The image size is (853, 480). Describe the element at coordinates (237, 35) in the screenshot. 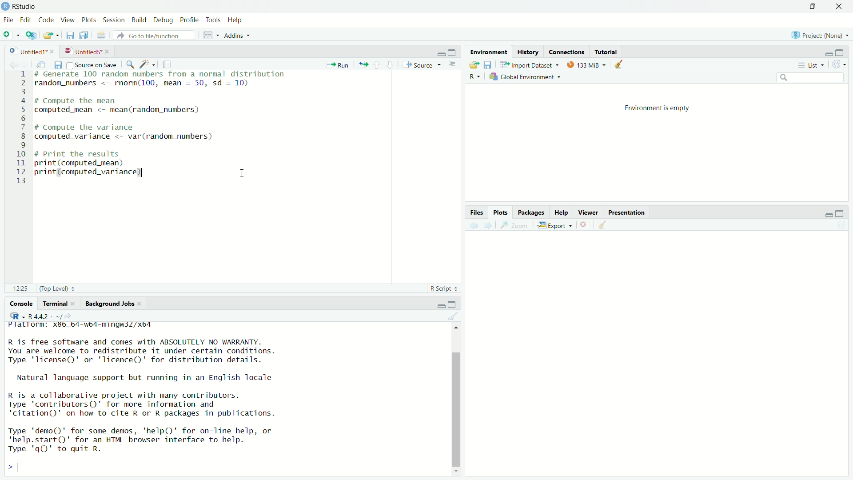

I see `addins` at that location.